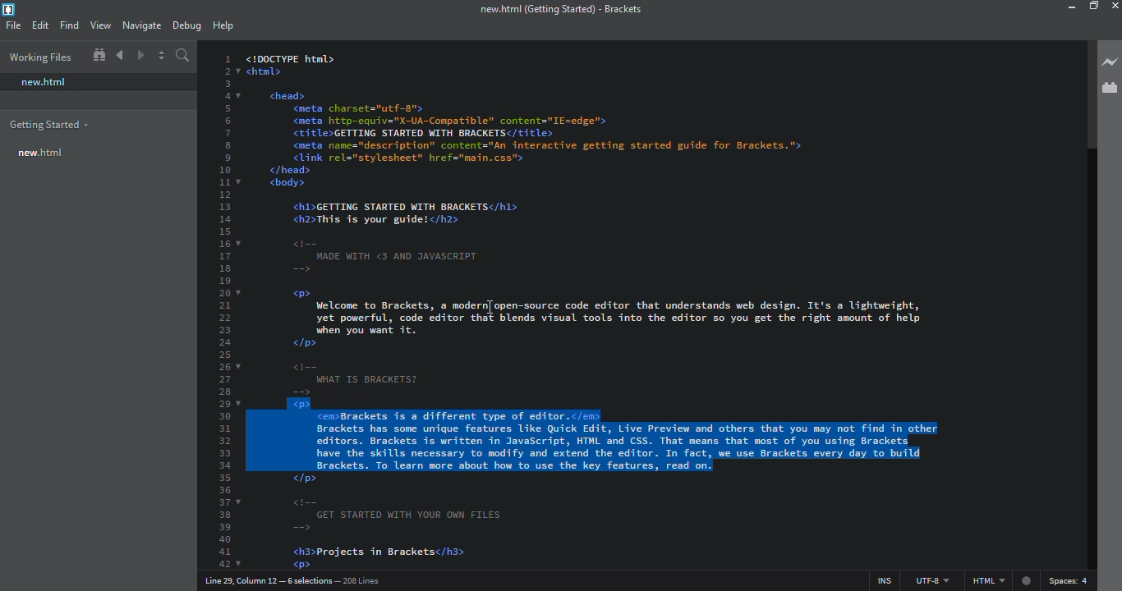  I want to click on cursor, so click(489, 306).